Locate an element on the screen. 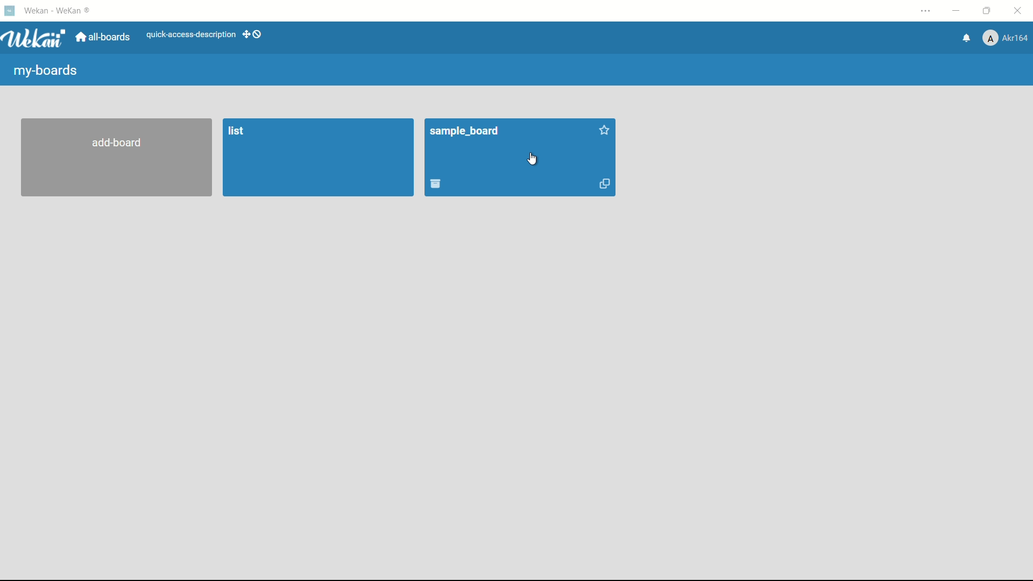 Image resolution: width=1033 pixels, height=581 pixels. notifications is located at coordinates (963, 38).